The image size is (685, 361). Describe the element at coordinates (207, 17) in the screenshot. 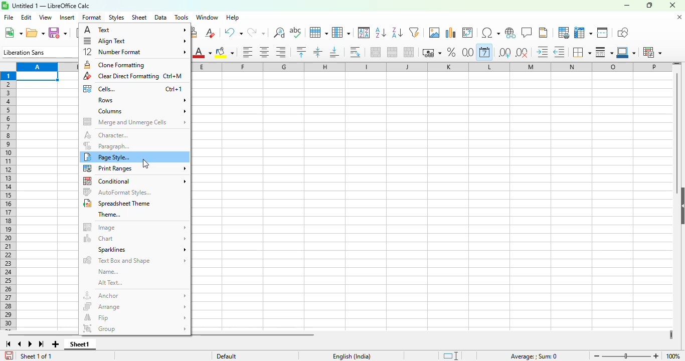

I see `window` at that location.